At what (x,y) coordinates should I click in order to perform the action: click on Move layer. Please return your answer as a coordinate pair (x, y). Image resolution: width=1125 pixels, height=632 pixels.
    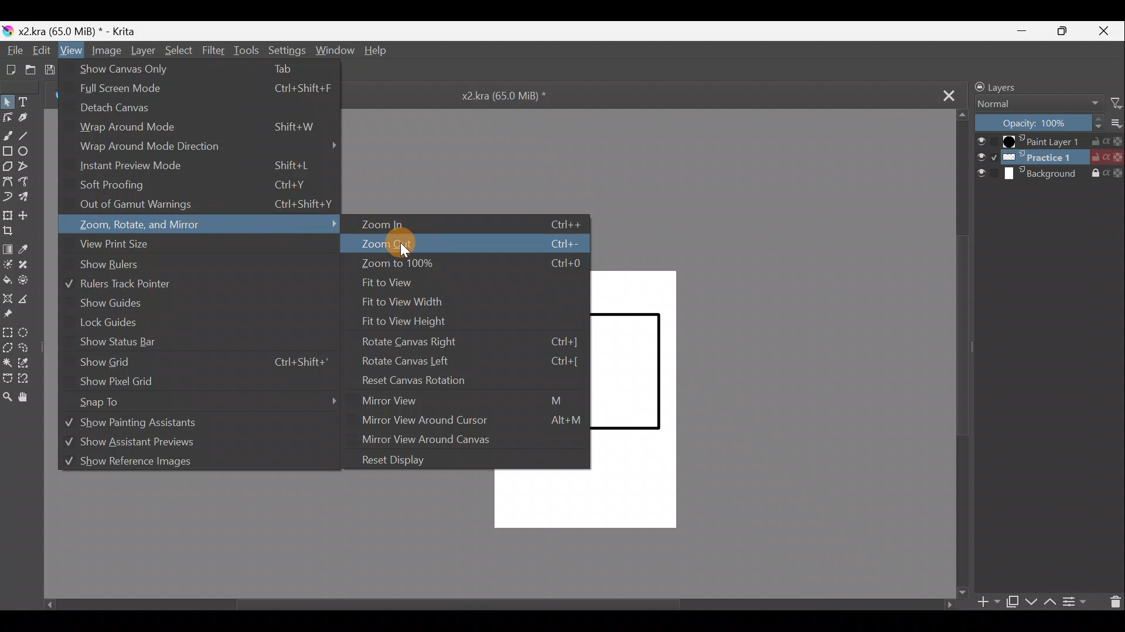
    Looking at the image, I should click on (29, 214).